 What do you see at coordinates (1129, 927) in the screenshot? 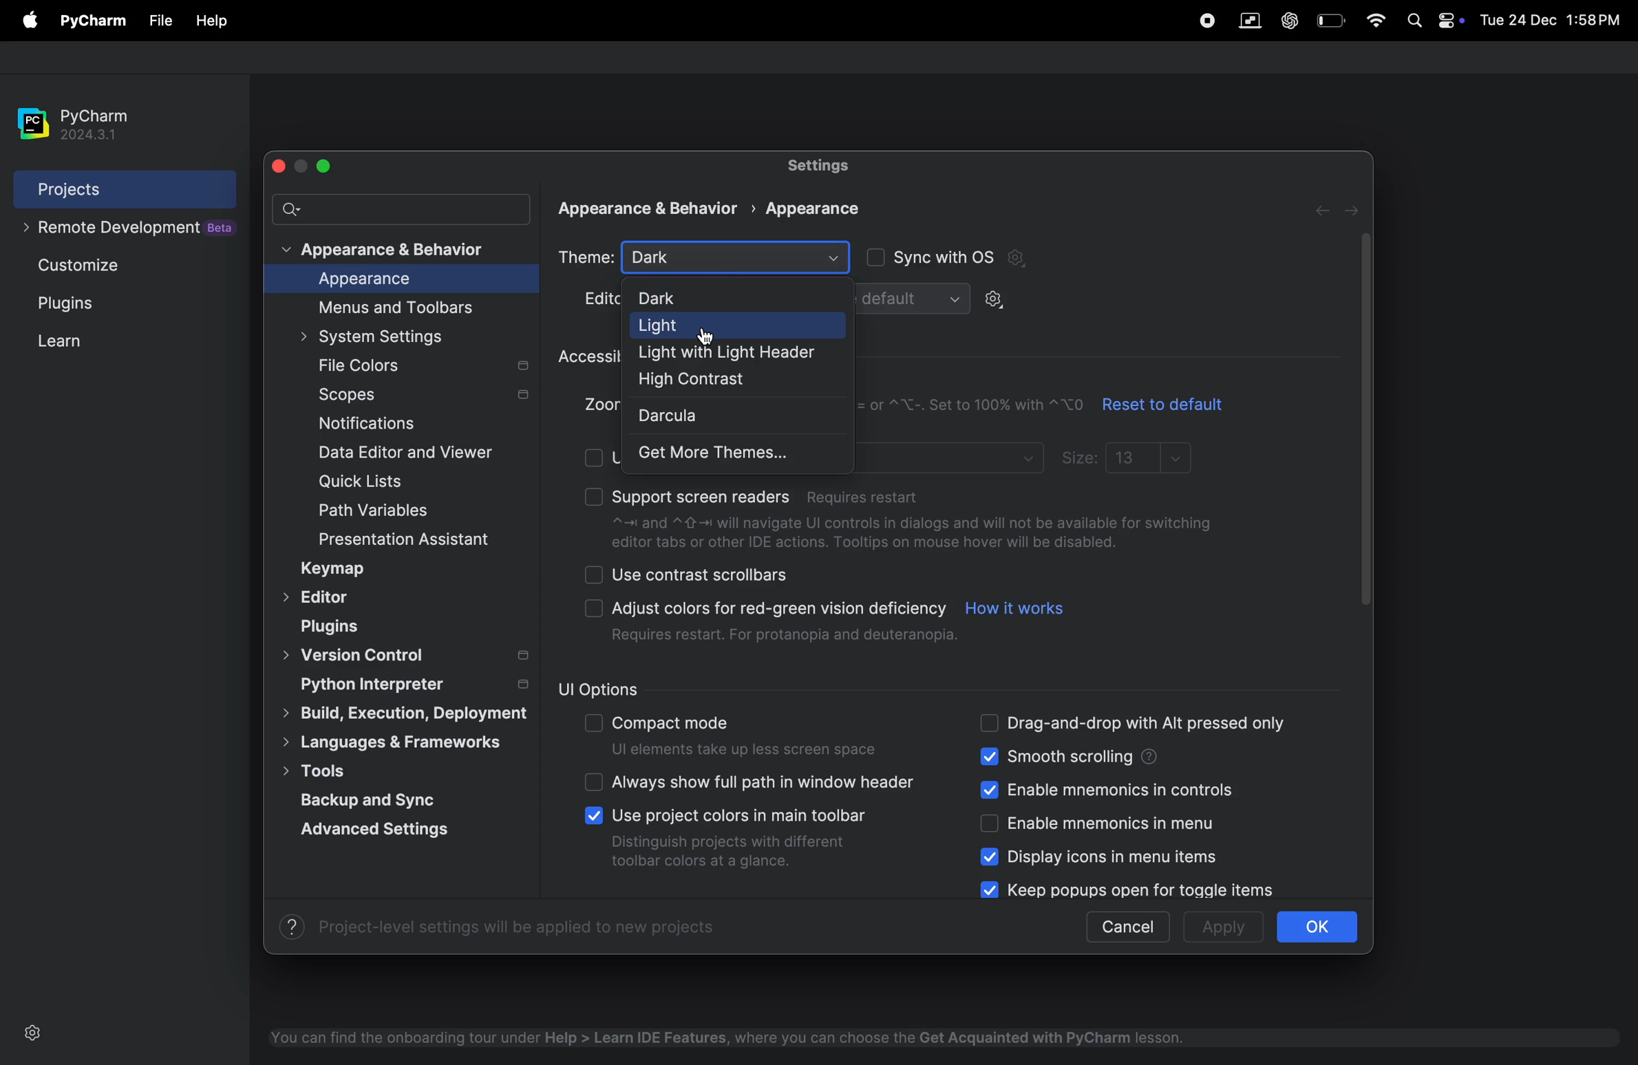
I see `cancel` at bounding box center [1129, 927].